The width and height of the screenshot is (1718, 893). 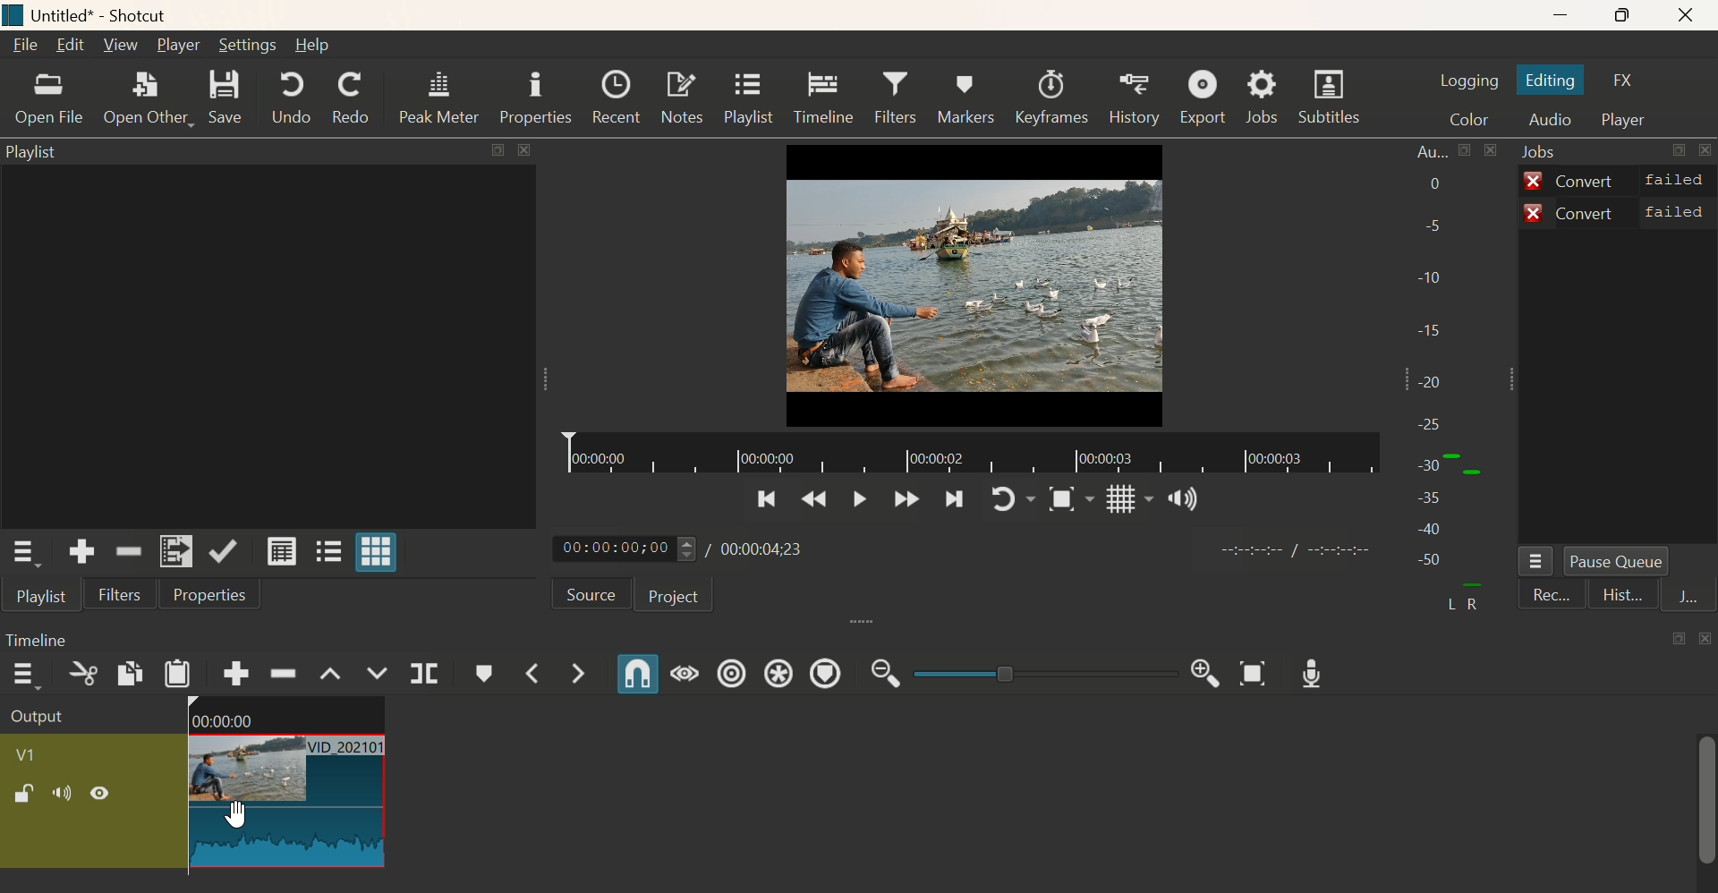 What do you see at coordinates (632, 676) in the screenshot?
I see `Snap` at bounding box center [632, 676].